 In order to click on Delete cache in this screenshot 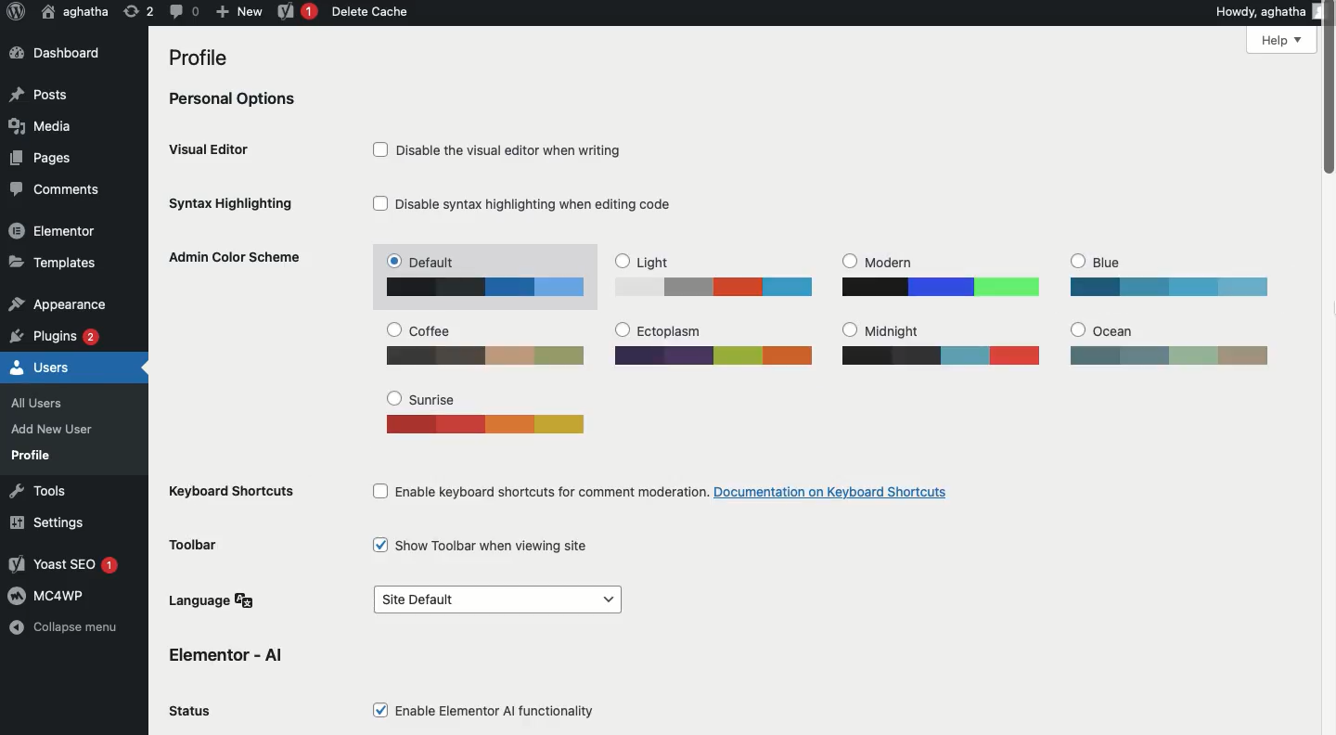, I will do `click(369, 11)`.